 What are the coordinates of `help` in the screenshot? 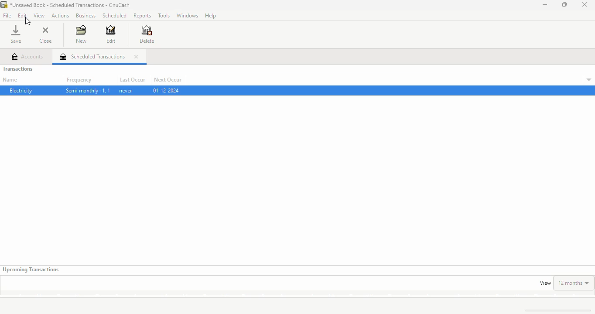 It's located at (211, 16).